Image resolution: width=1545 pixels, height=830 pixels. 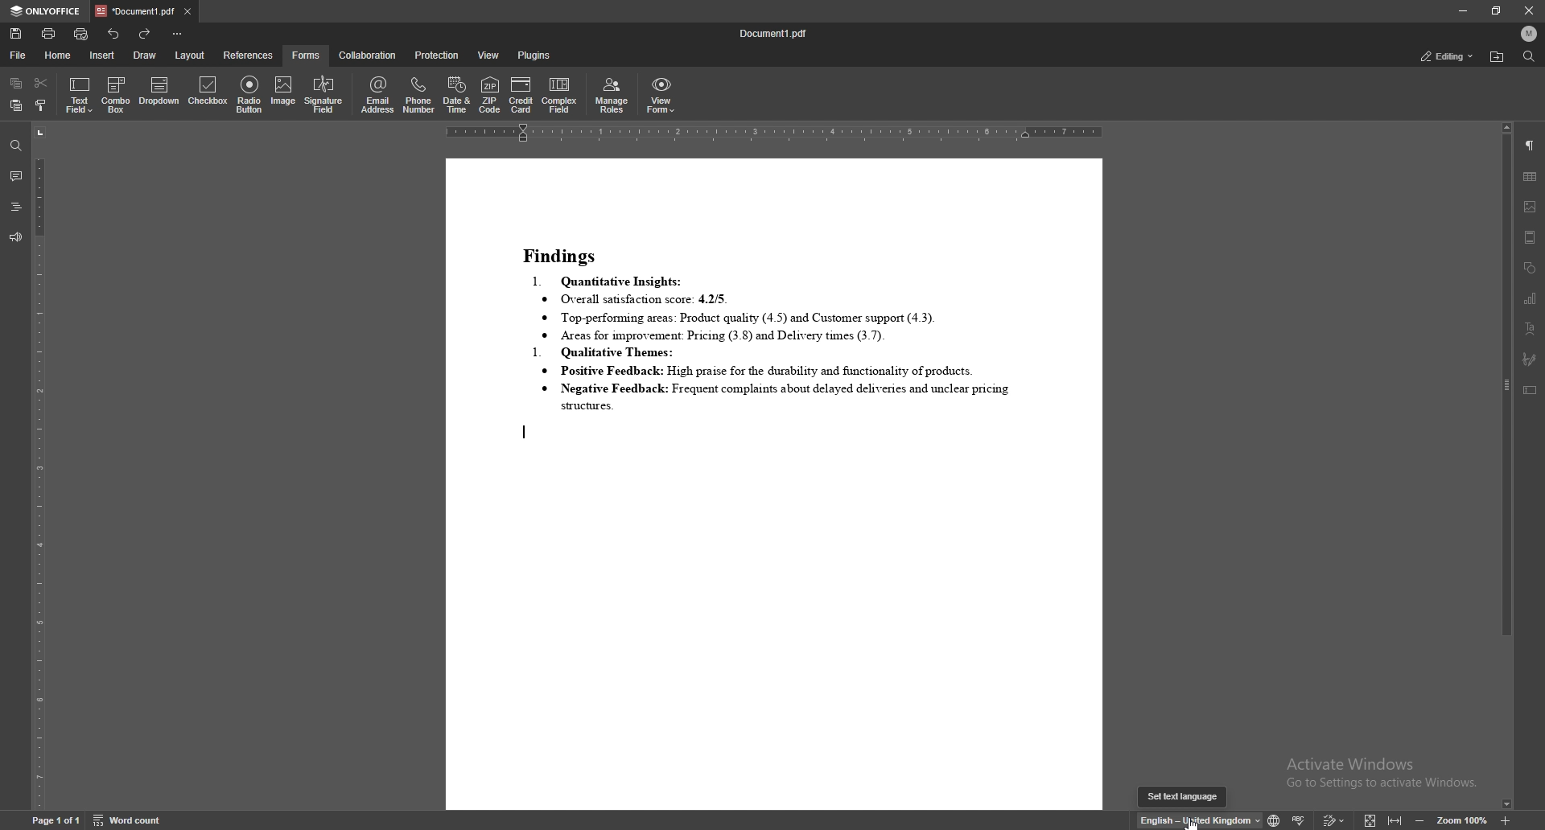 What do you see at coordinates (1529, 32) in the screenshot?
I see `profile` at bounding box center [1529, 32].